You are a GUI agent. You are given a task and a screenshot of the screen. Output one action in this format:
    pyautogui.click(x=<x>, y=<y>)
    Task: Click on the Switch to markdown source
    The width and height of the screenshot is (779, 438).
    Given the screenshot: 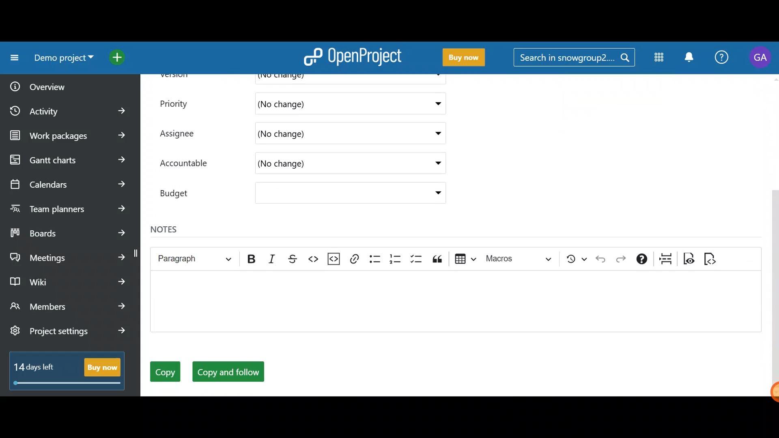 What is the action you would take?
    pyautogui.click(x=715, y=260)
    